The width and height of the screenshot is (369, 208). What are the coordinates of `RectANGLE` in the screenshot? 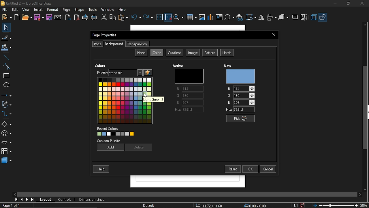 It's located at (5, 76).